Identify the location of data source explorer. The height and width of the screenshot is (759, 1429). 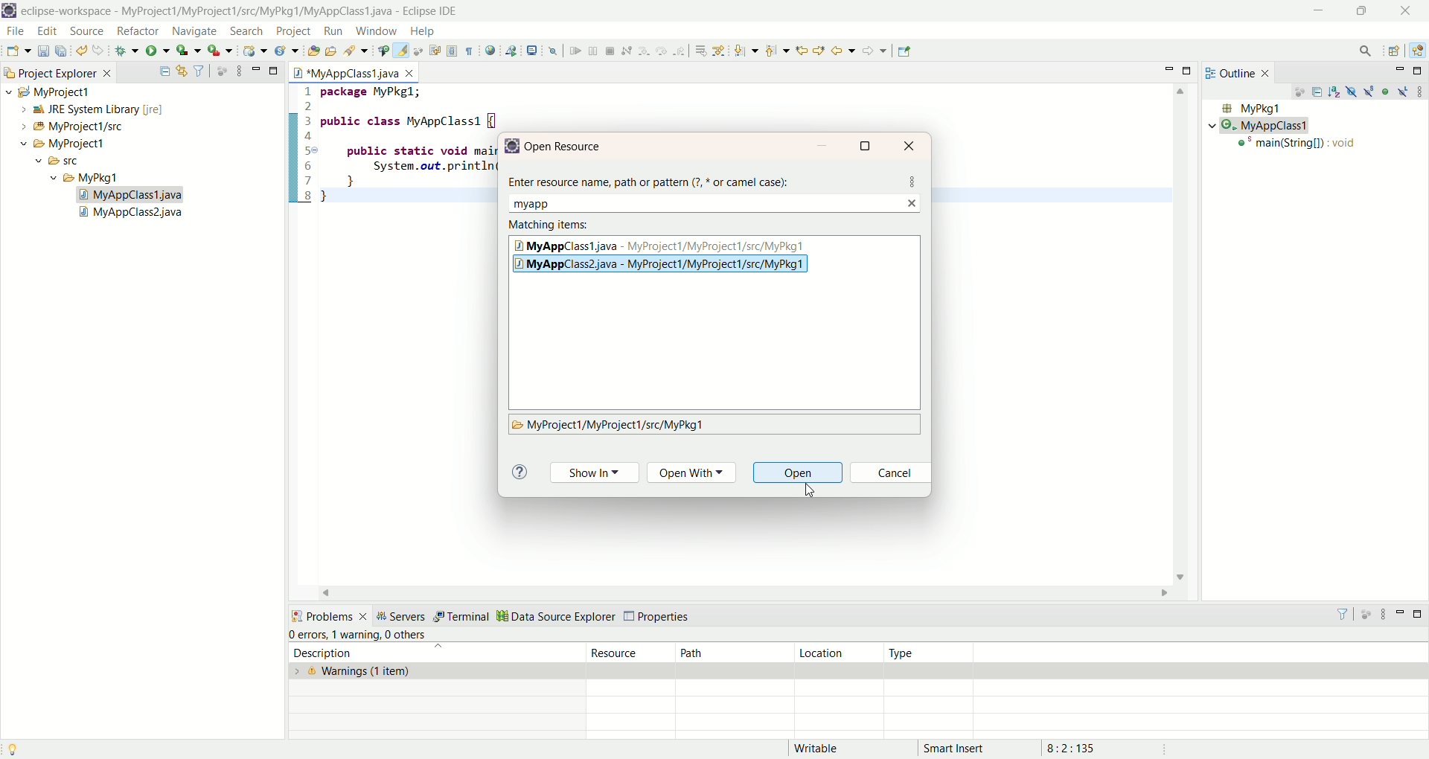
(555, 615).